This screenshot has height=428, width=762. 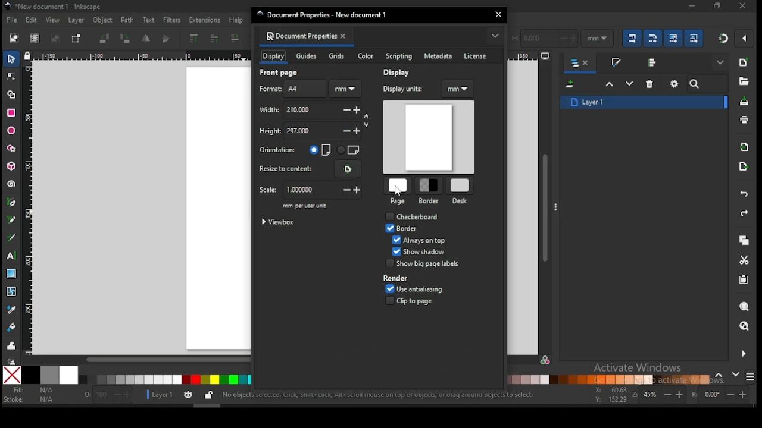 I want to click on display, so click(x=273, y=56).